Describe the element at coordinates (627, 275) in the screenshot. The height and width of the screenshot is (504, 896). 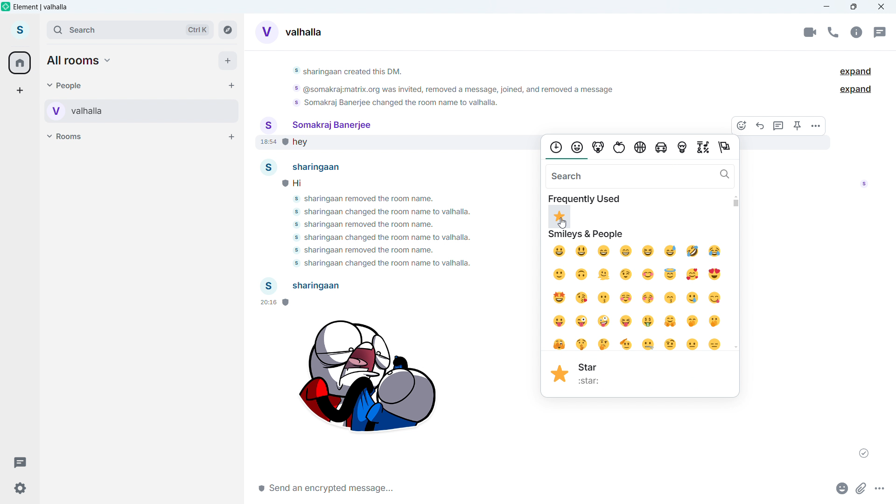
I see `winking face` at that location.